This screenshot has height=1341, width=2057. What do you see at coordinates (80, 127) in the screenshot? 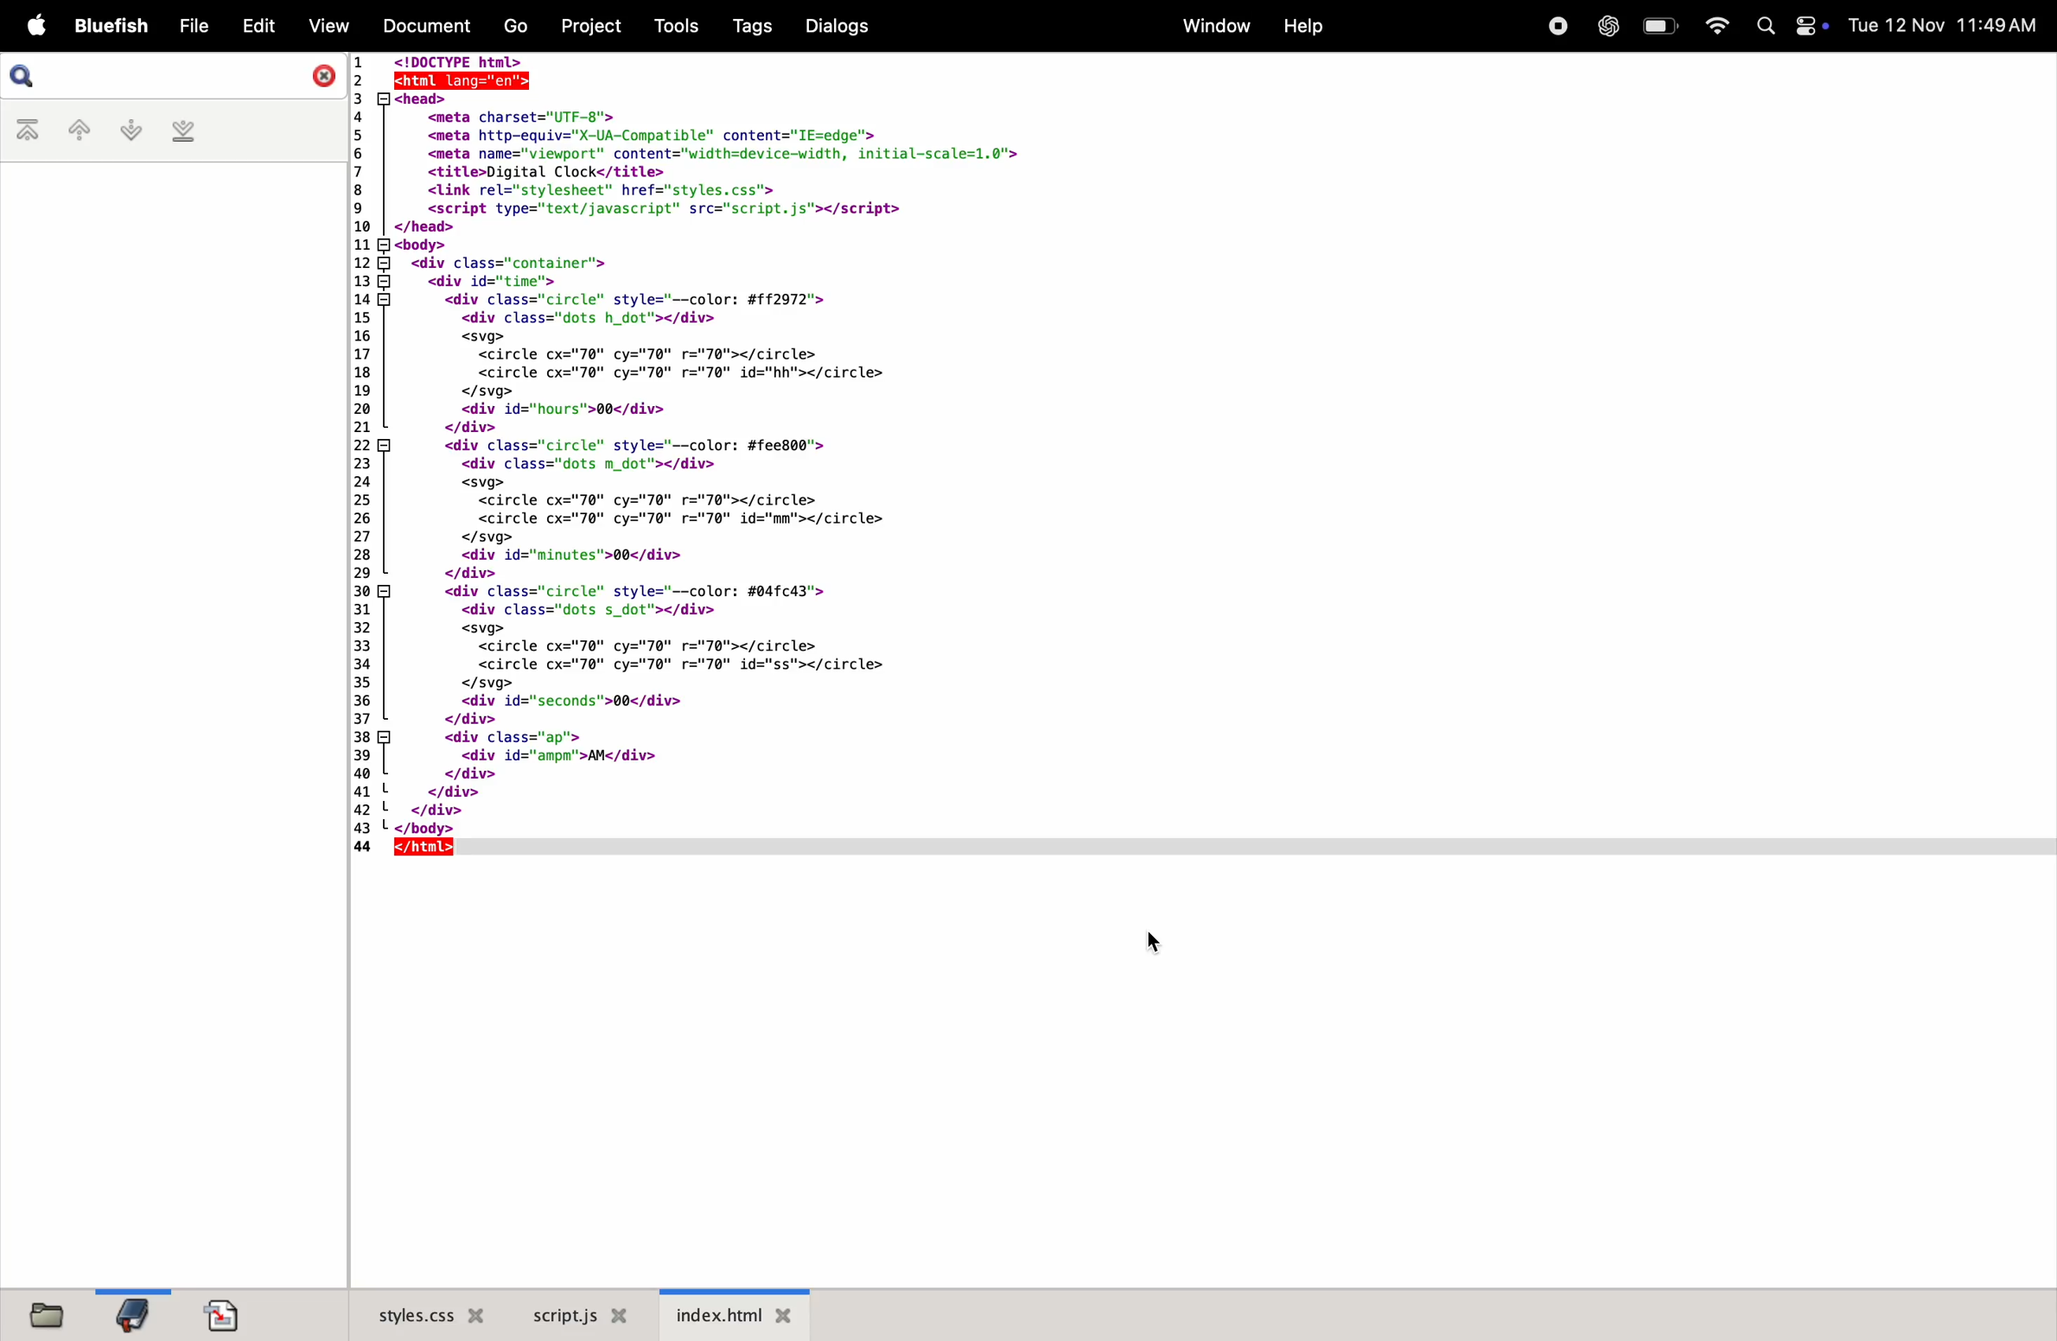
I see `previous bookmark` at bounding box center [80, 127].